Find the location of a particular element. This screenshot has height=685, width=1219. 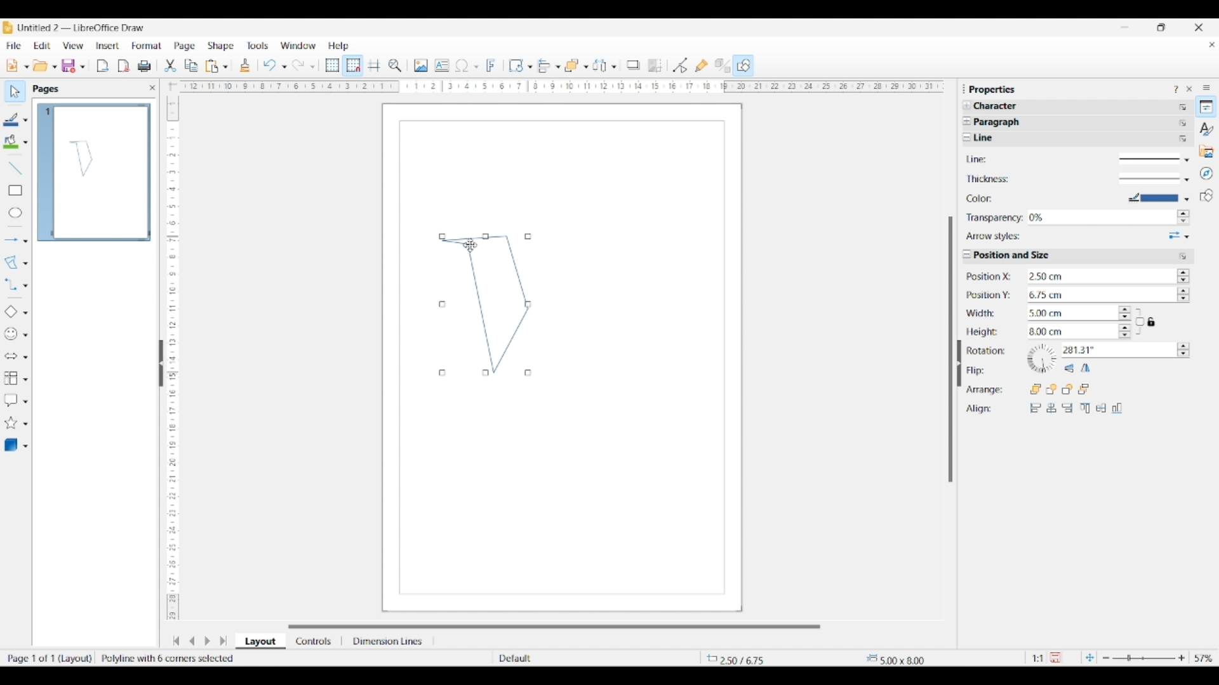

Show interface in smaller tab is located at coordinates (1161, 27).